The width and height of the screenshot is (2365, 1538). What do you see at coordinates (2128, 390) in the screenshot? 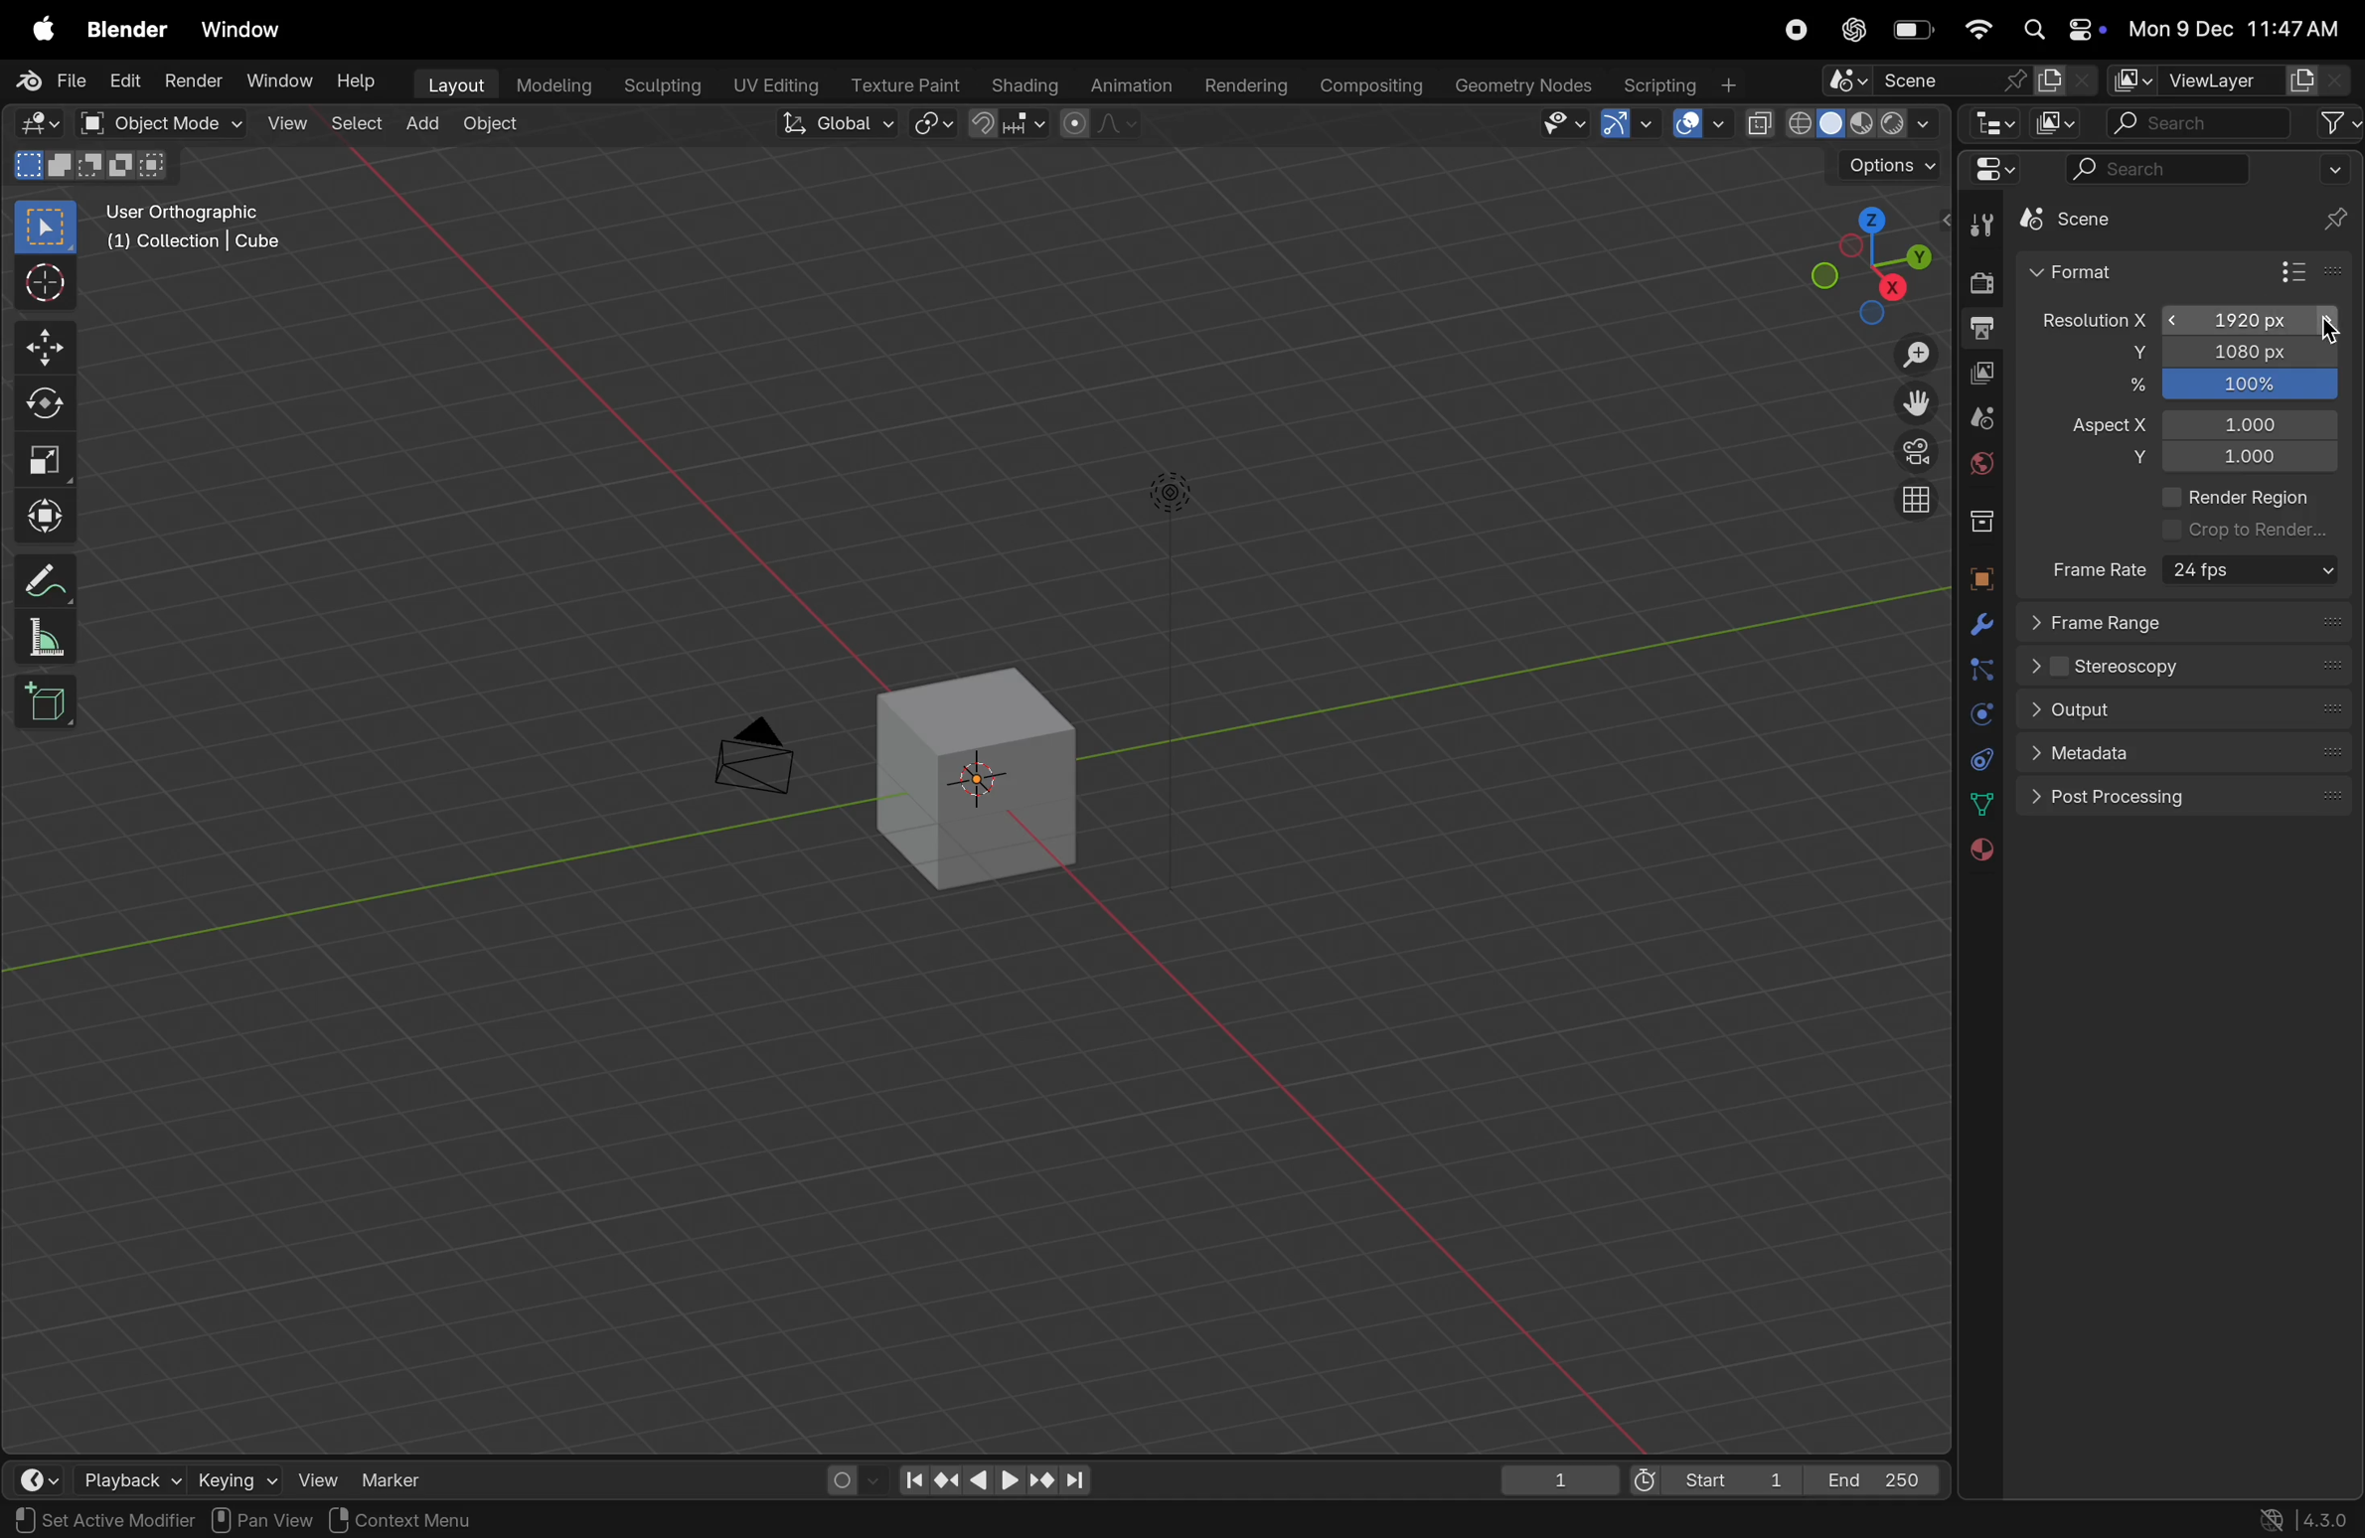
I see `%` at bounding box center [2128, 390].